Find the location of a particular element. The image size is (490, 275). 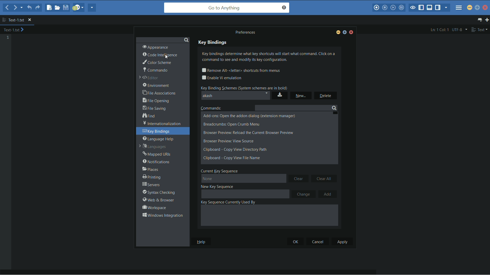

window interactions is located at coordinates (162, 215).